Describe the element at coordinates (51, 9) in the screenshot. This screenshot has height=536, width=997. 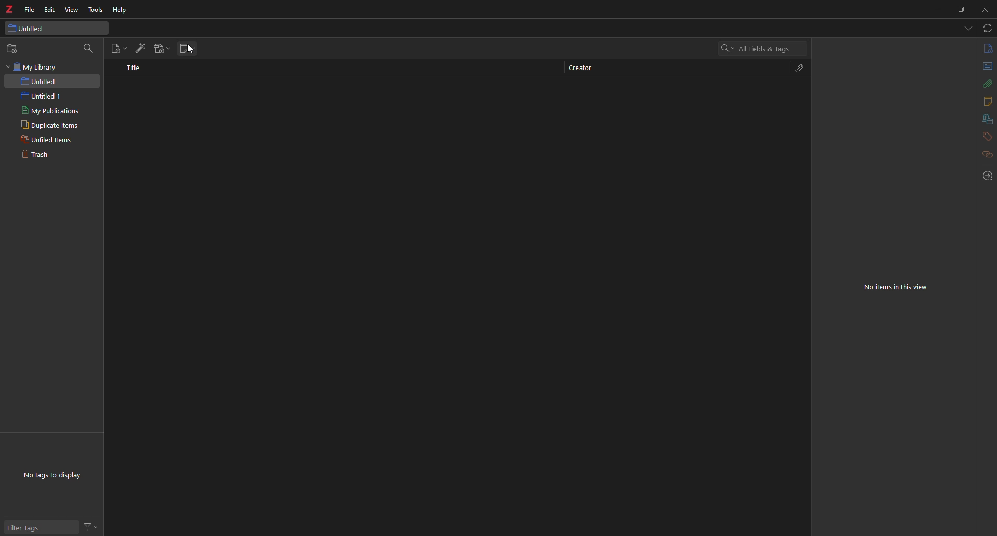
I see `edit` at that location.